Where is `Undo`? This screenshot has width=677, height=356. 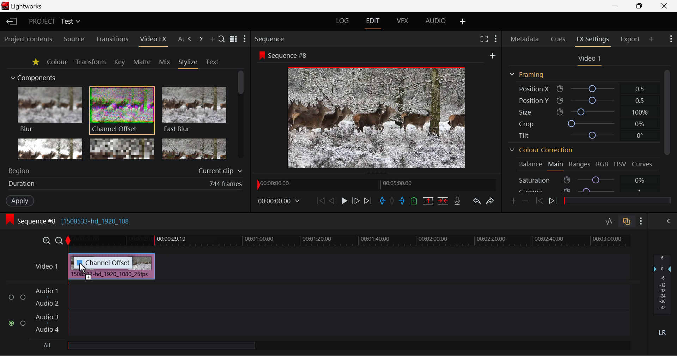 Undo is located at coordinates (478, 202).